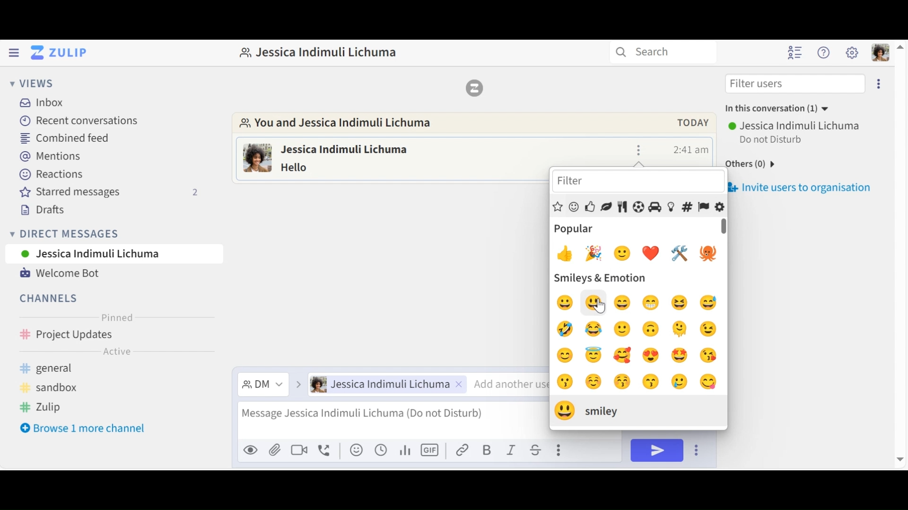 This screenshot has height=510, width=908. Describe the element at coordinates (638, 207) in the screenshot. I see `Activities` at that location.